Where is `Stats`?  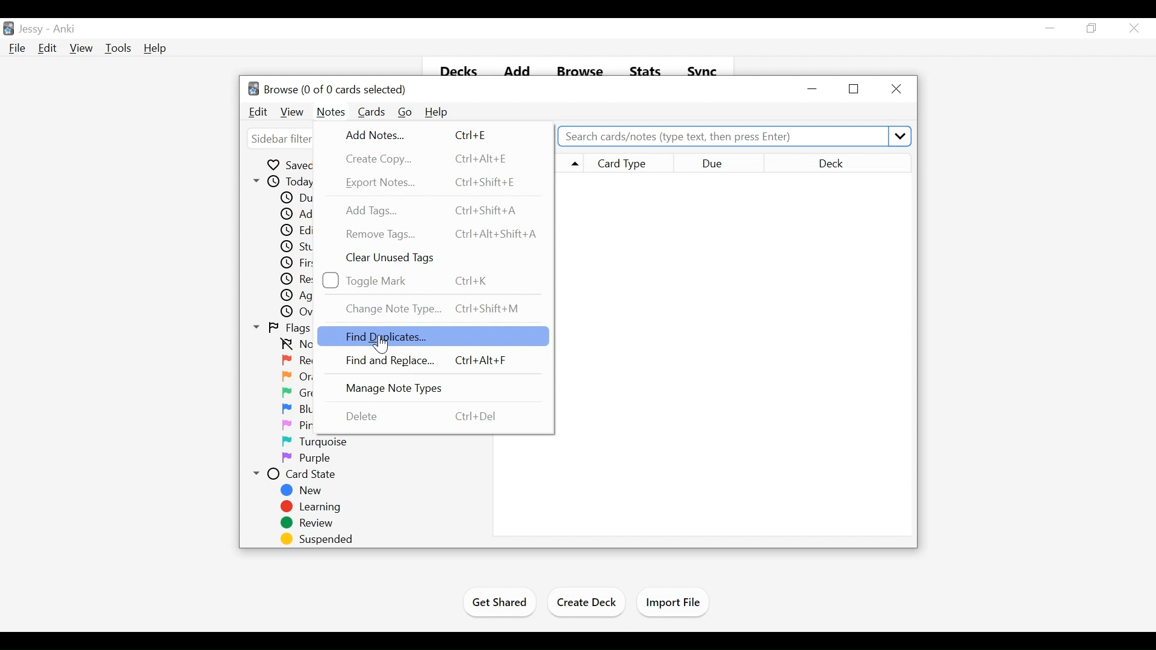
Stats is located at coordinates (644, 69).